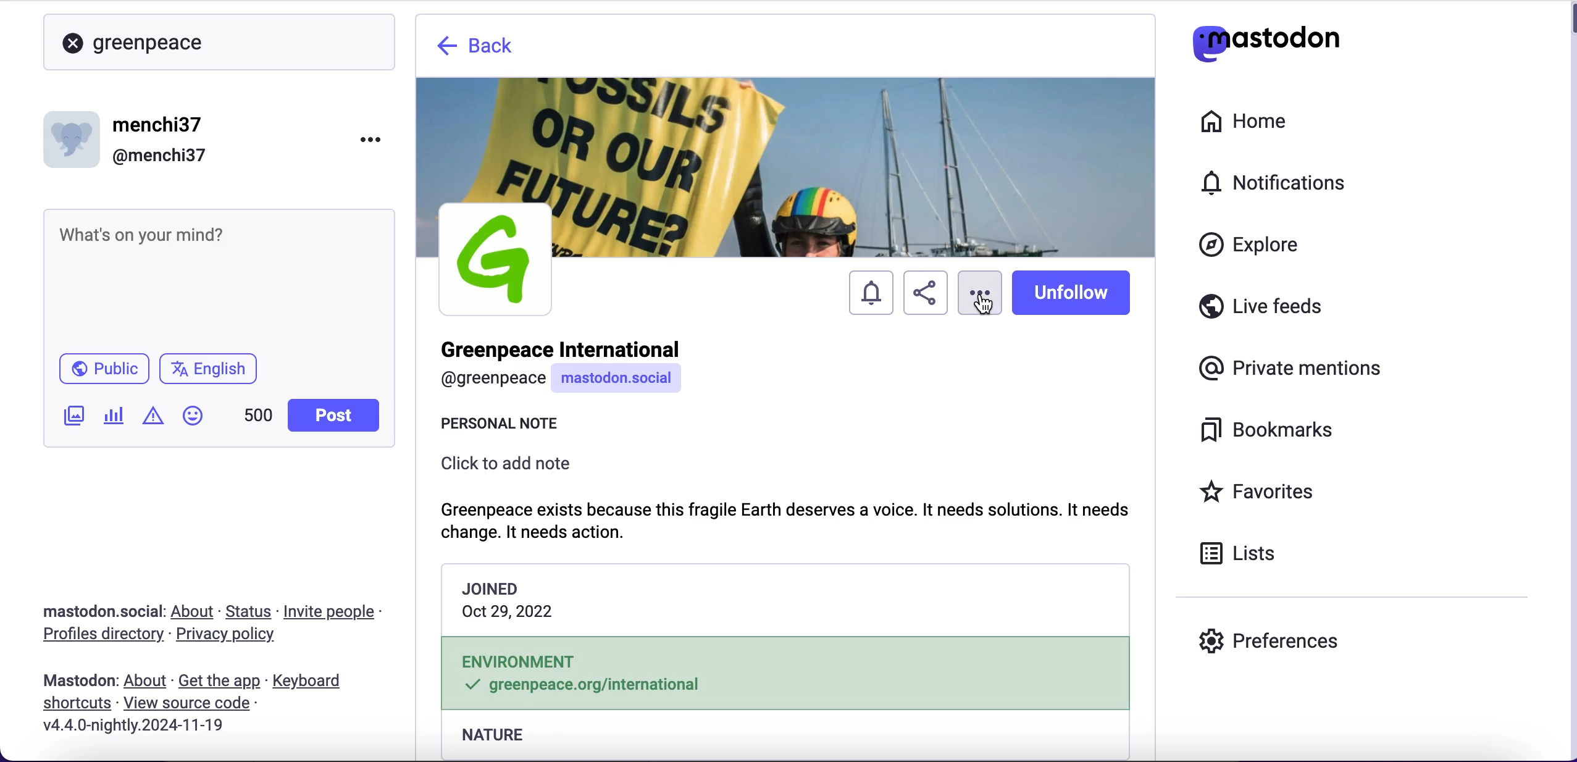 Image resolution: width=1577 pixels, height=762 pixels. I want to click on status, so click(250, 611).